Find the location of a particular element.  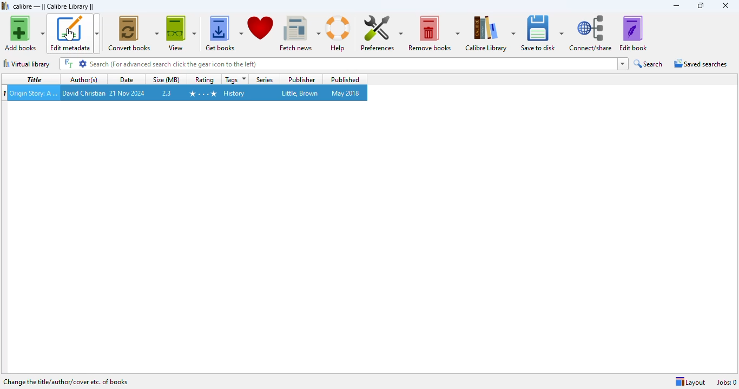

layout is located at coordinates (690, 381).